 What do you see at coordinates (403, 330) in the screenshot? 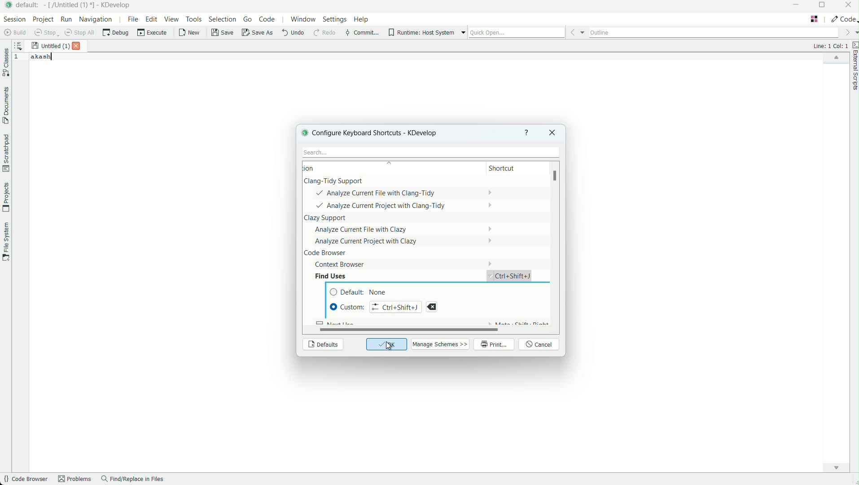
I see `scroll bar` at bounding box center [403, 330].